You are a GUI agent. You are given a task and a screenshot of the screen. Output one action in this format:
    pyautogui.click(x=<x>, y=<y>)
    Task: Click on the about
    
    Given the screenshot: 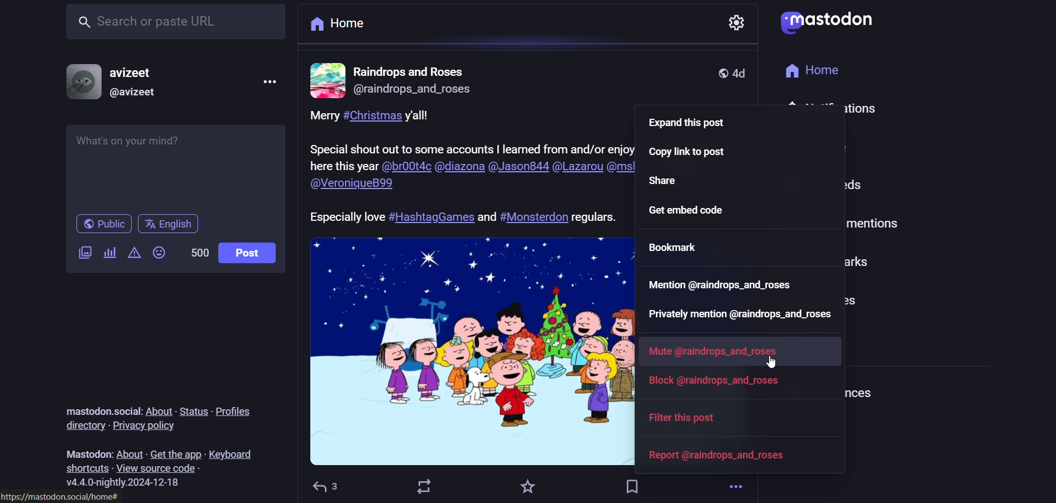 What is the action you would take?
    pyautogui.click(x=159, y=408)
    